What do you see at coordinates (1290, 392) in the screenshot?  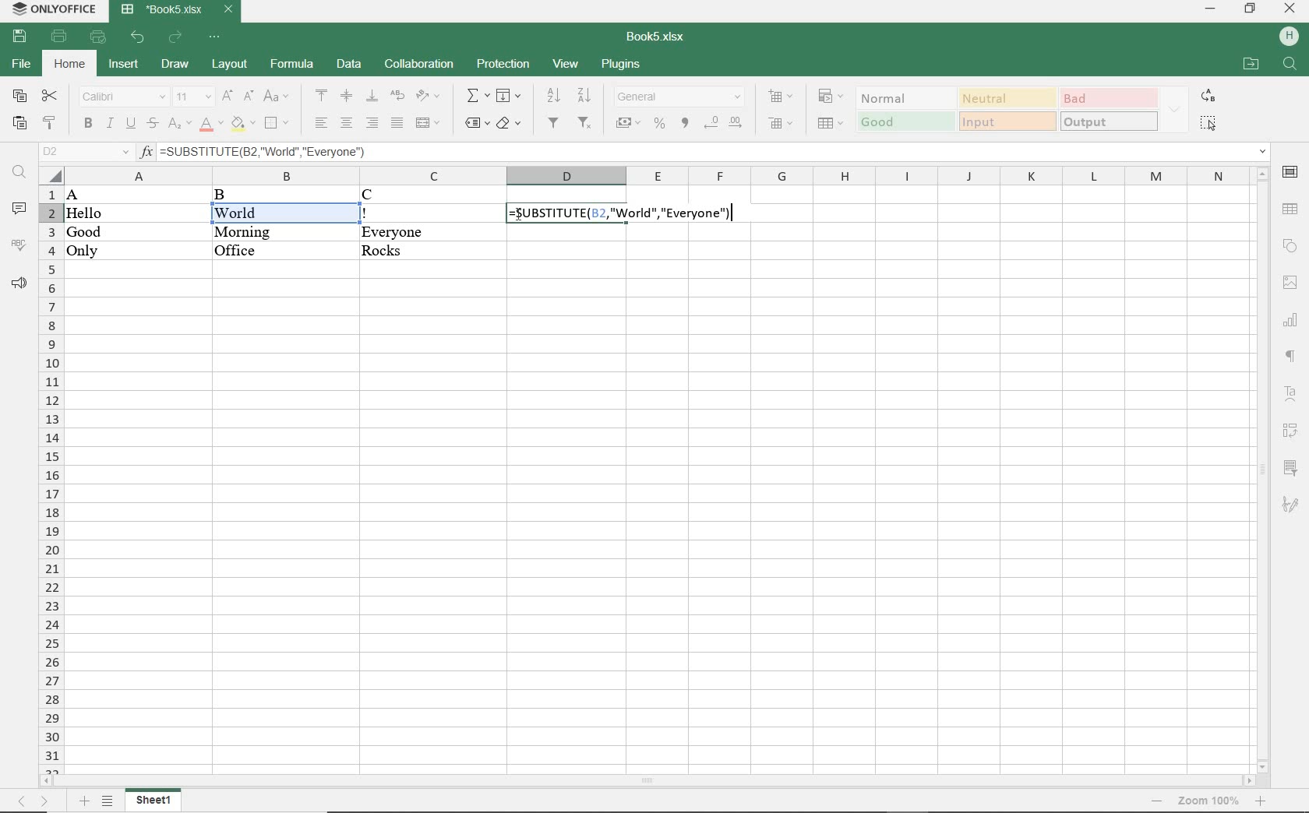 I see `text art` at bounding box center [1290, 392].